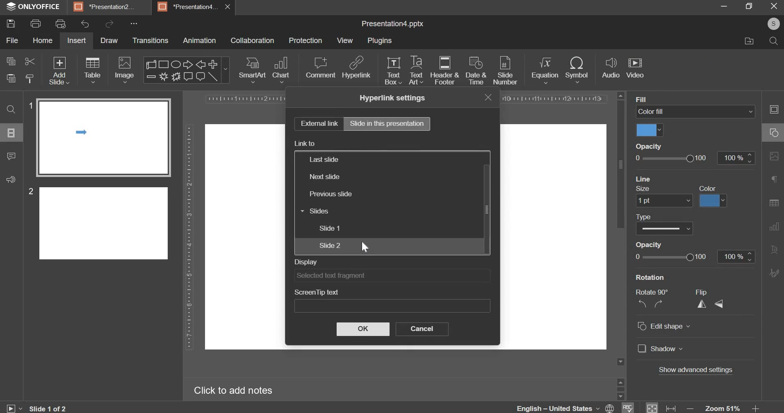  What do you see at coordinates (356, 68) in the screenshot?
I see `hyperlink` at bounding box center [356, 68].